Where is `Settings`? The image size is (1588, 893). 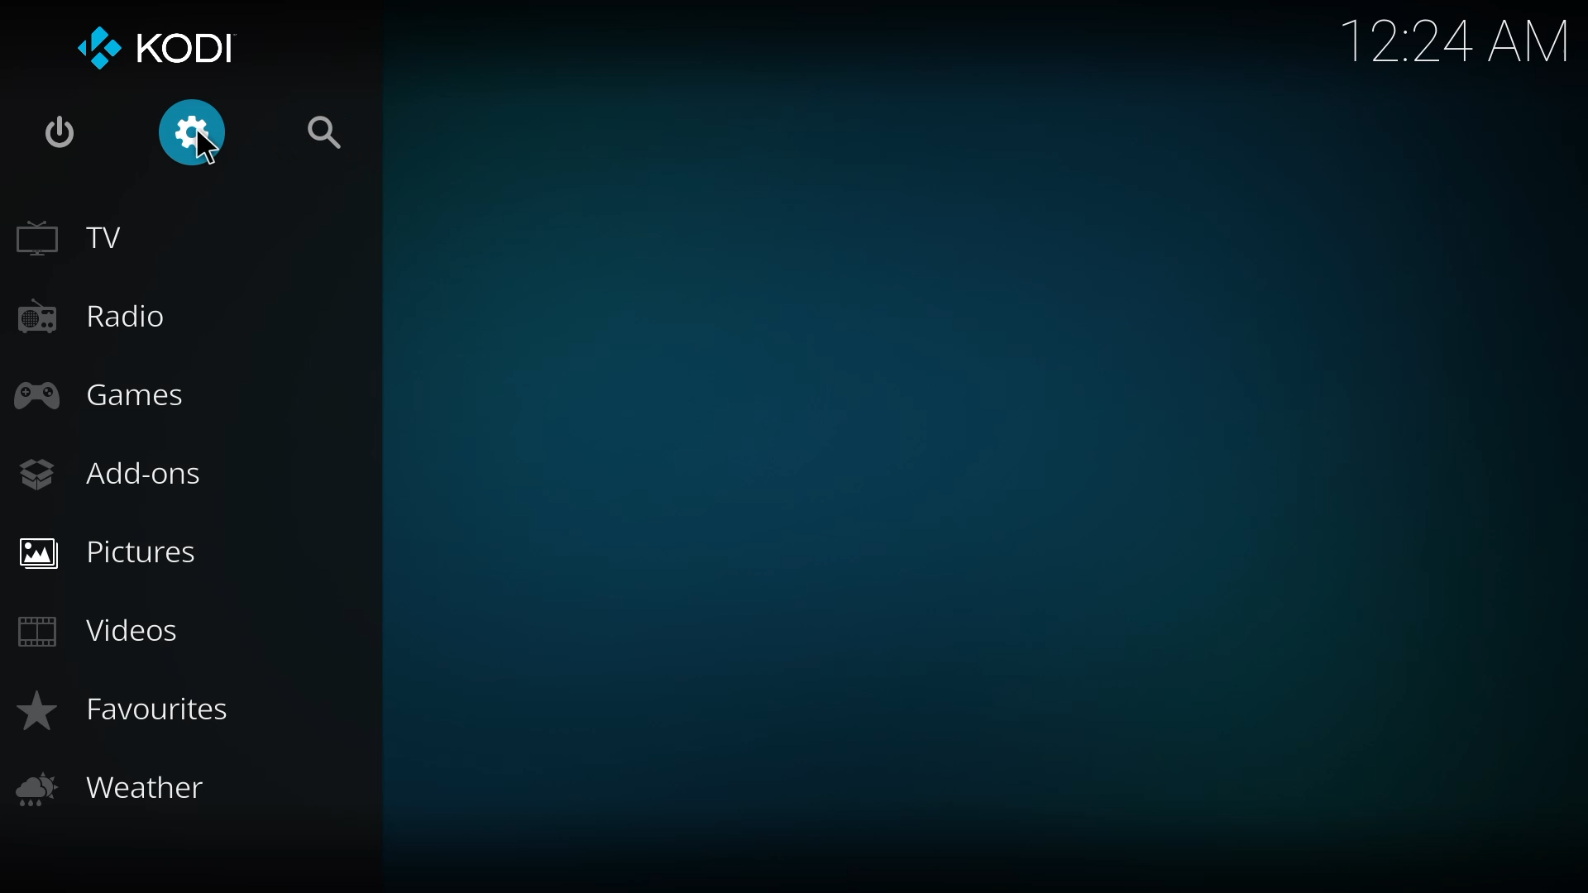
Settings is located at coordinates (189, 133).